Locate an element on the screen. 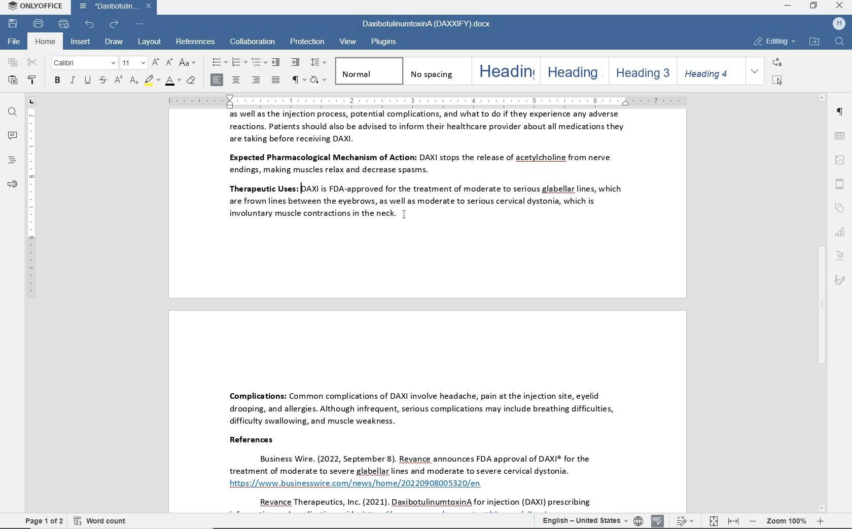  system name is located at coordinates (34, 7).